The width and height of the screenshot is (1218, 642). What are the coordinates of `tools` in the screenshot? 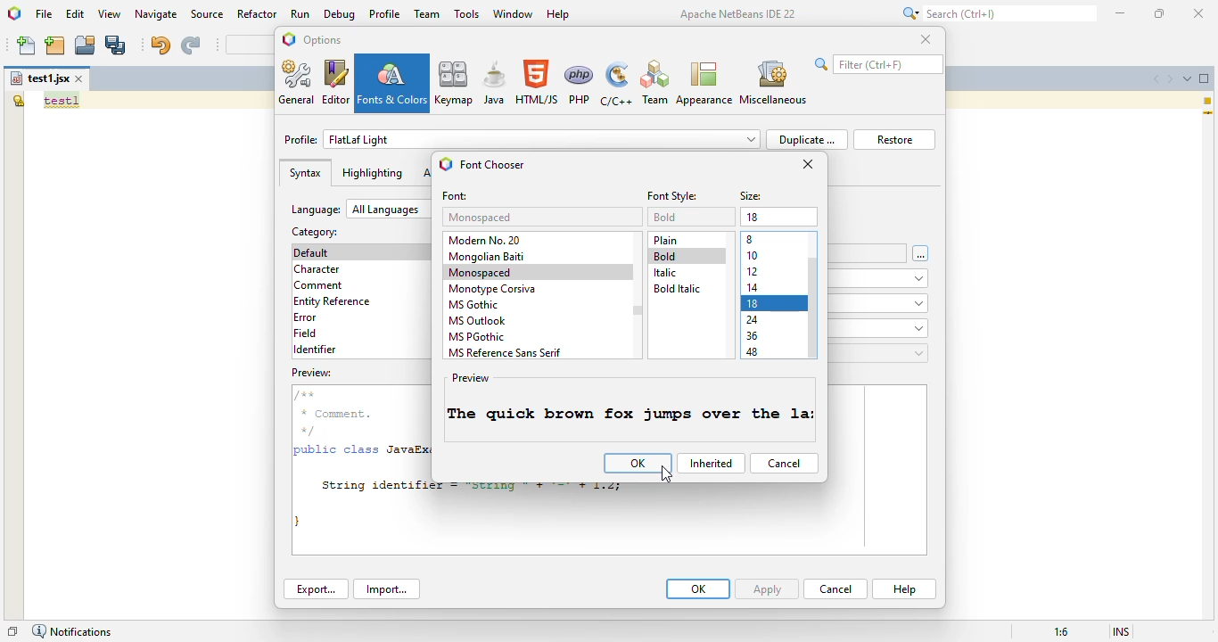 It's located at (466, 14).